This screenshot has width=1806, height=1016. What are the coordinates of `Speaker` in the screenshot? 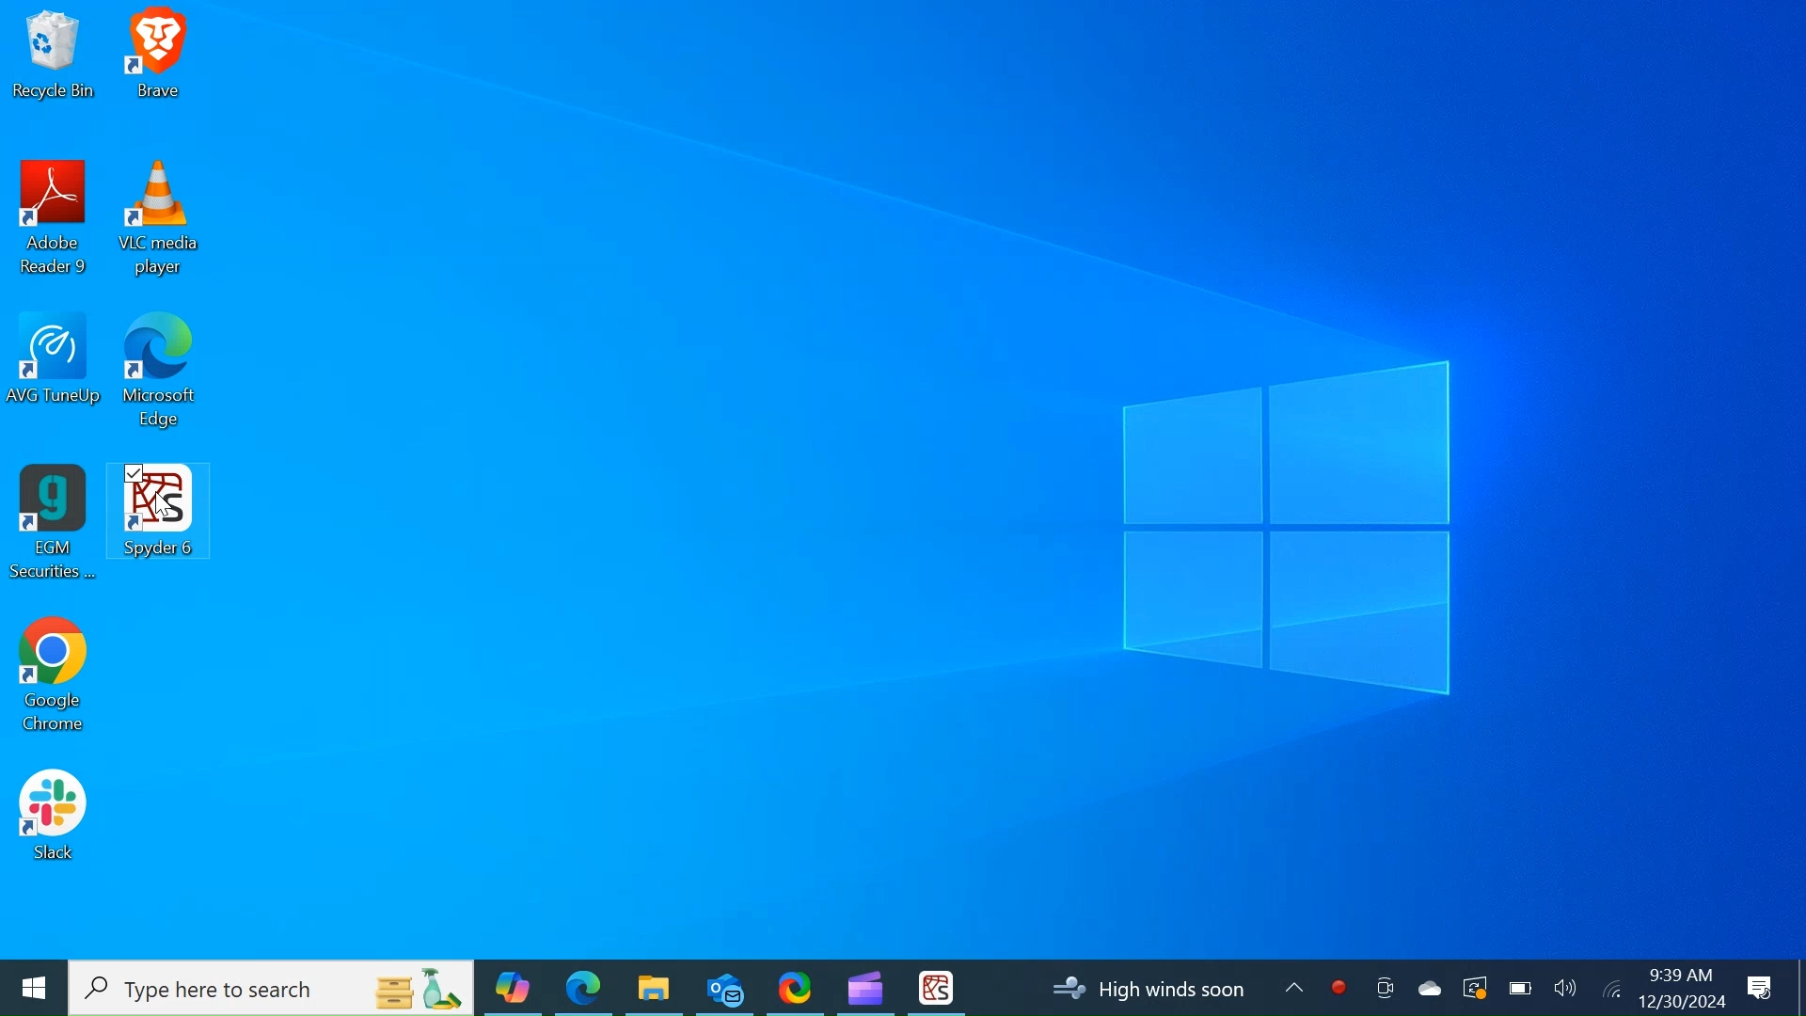 It's located at (1565, 987).